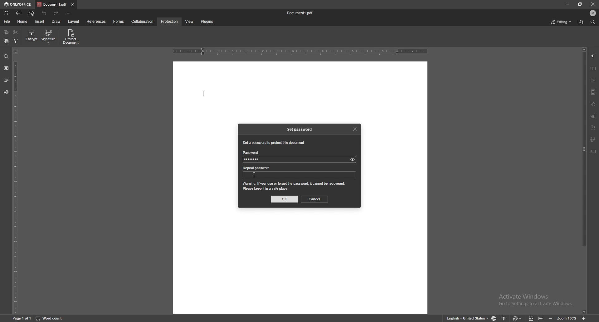 The image size is (599, 322). What do you see at coordinates (593, 5) in the screenshot?
I see `close` at bounding box center [593, 5].